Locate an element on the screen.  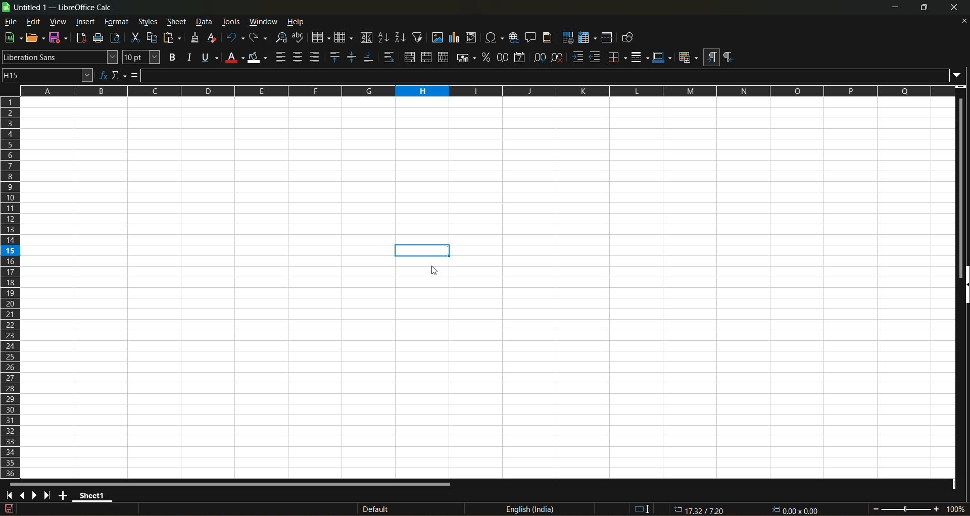
align left is located at coordinates (281, 58).